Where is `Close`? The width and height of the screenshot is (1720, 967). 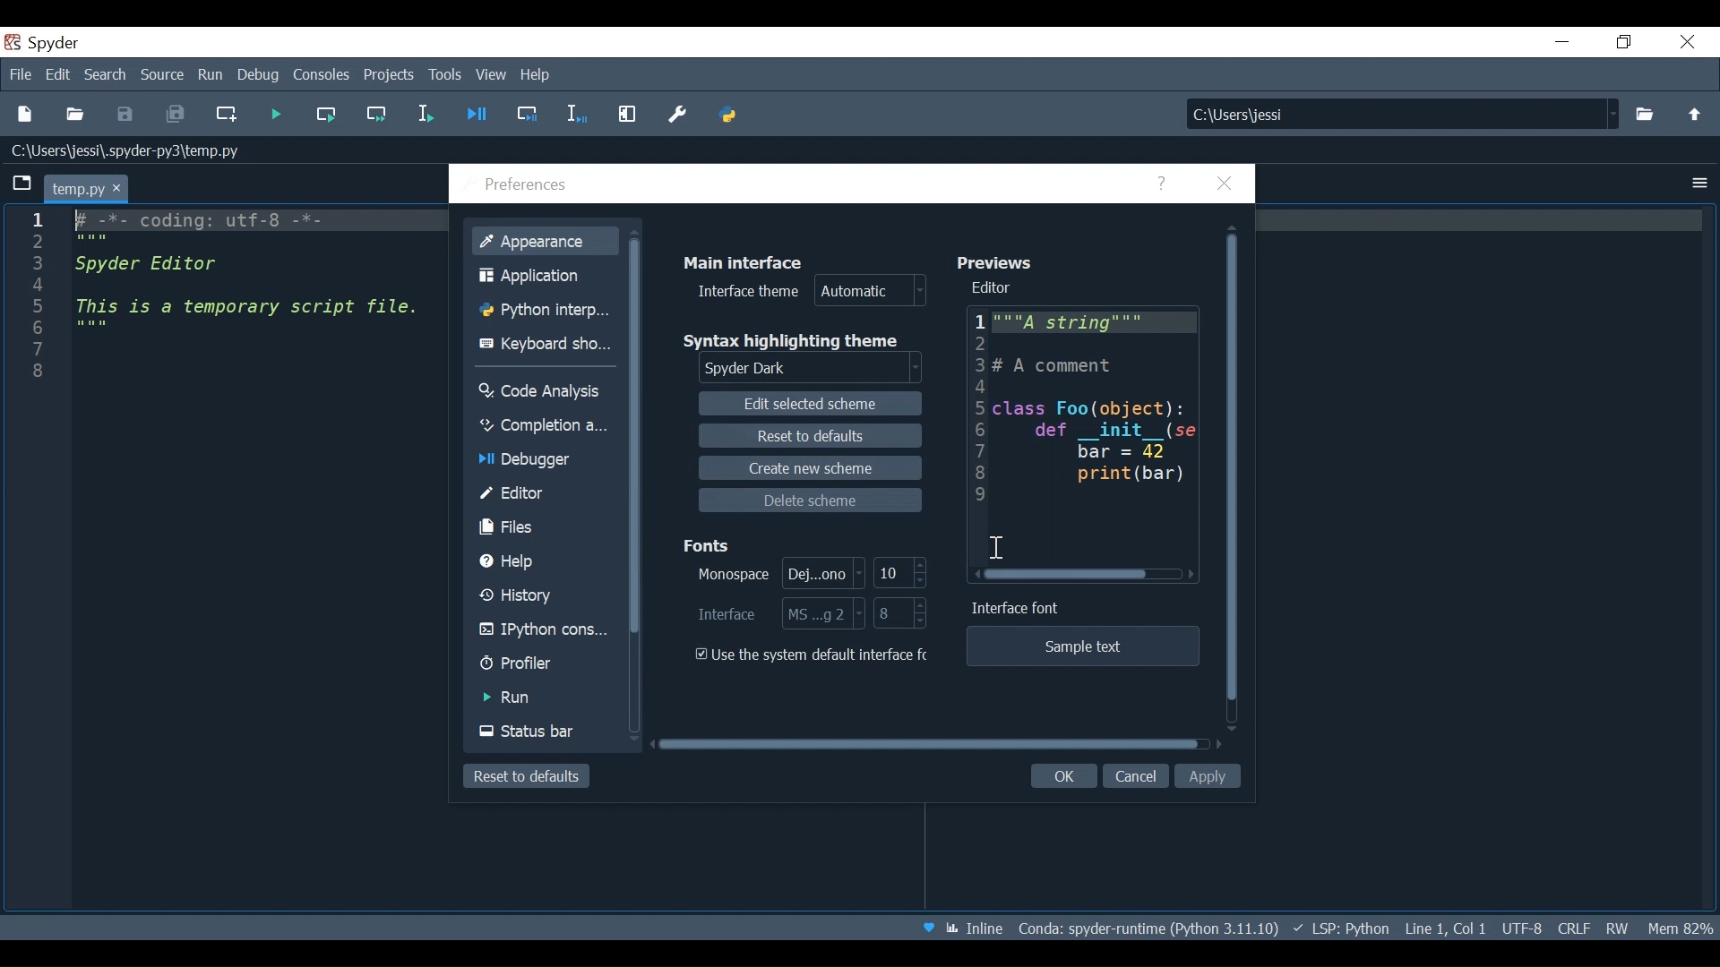
Close is located at coordinates (1685, 42).